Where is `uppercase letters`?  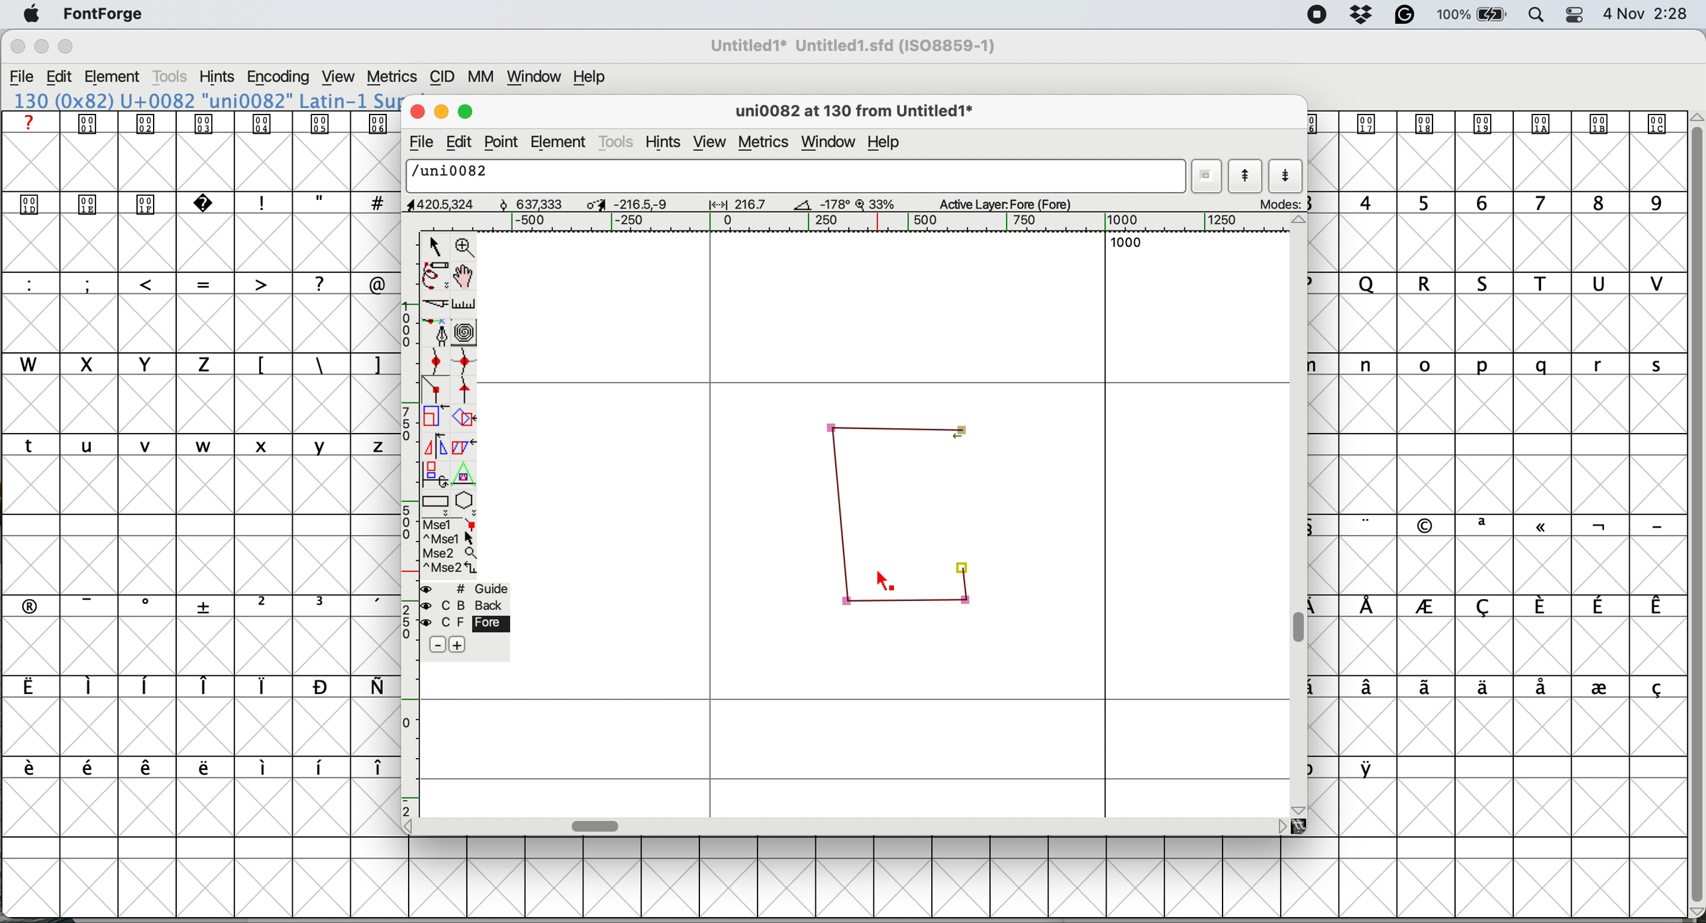 uppercase letters is located at coordinates (117, 364).